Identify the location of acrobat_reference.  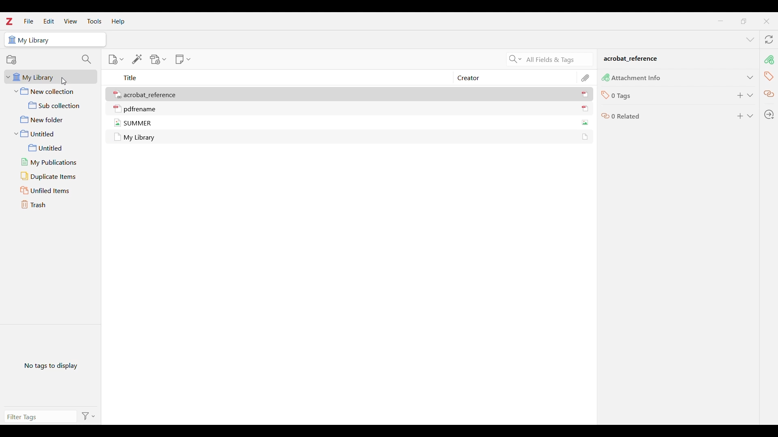
(152, 95).